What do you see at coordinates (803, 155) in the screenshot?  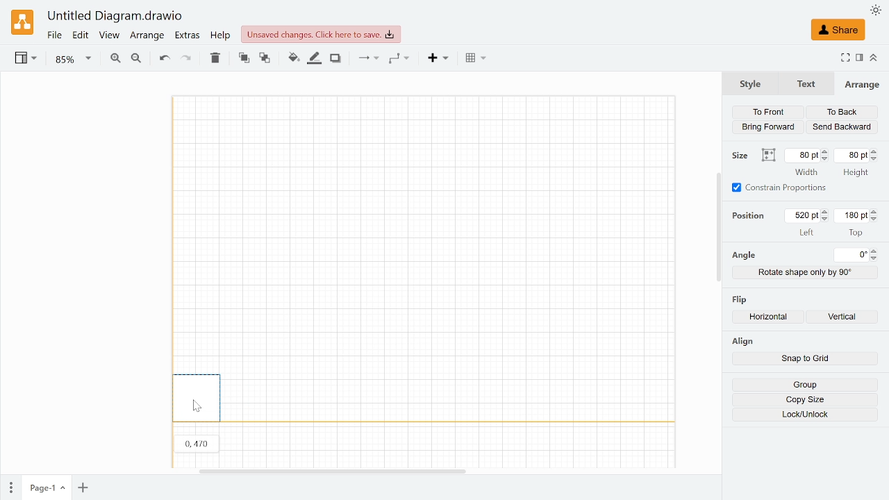 I see `Current width` at bounding box center [803, 155].